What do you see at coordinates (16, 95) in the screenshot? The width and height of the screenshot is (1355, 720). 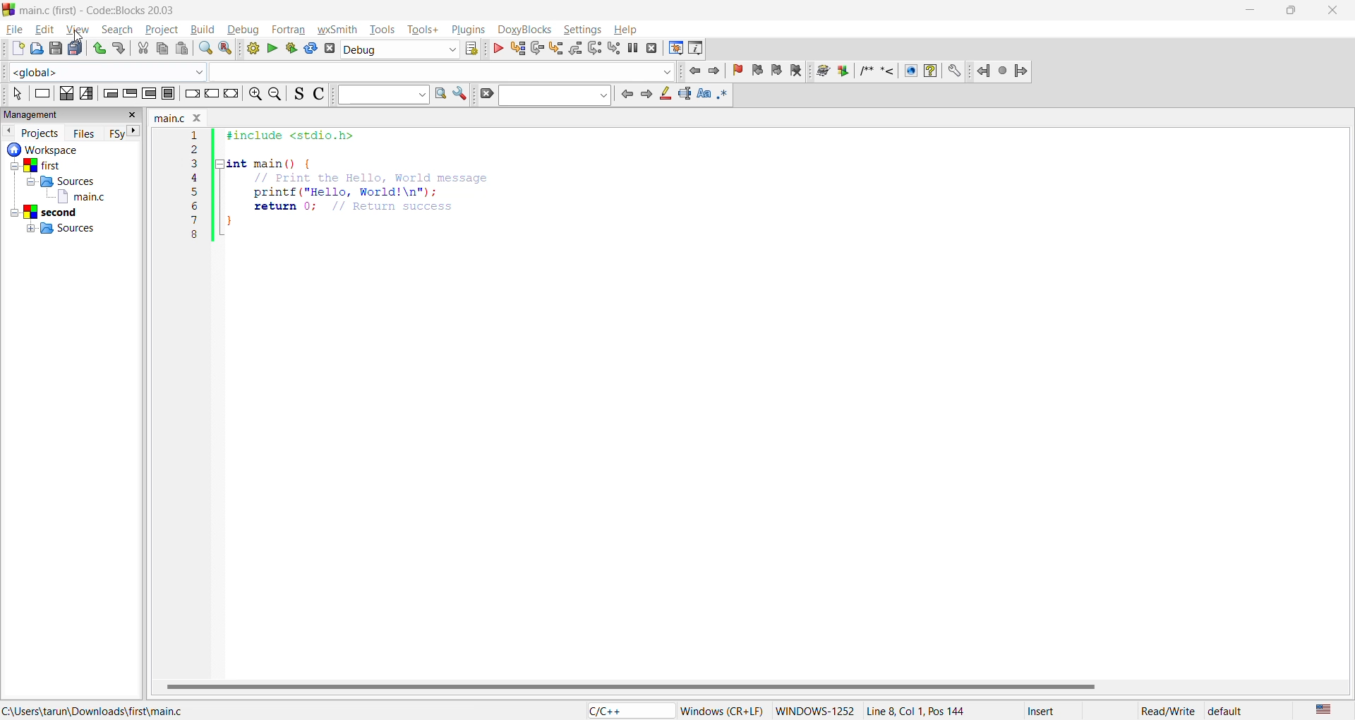 I see `select` at bounding box center [16, 95].